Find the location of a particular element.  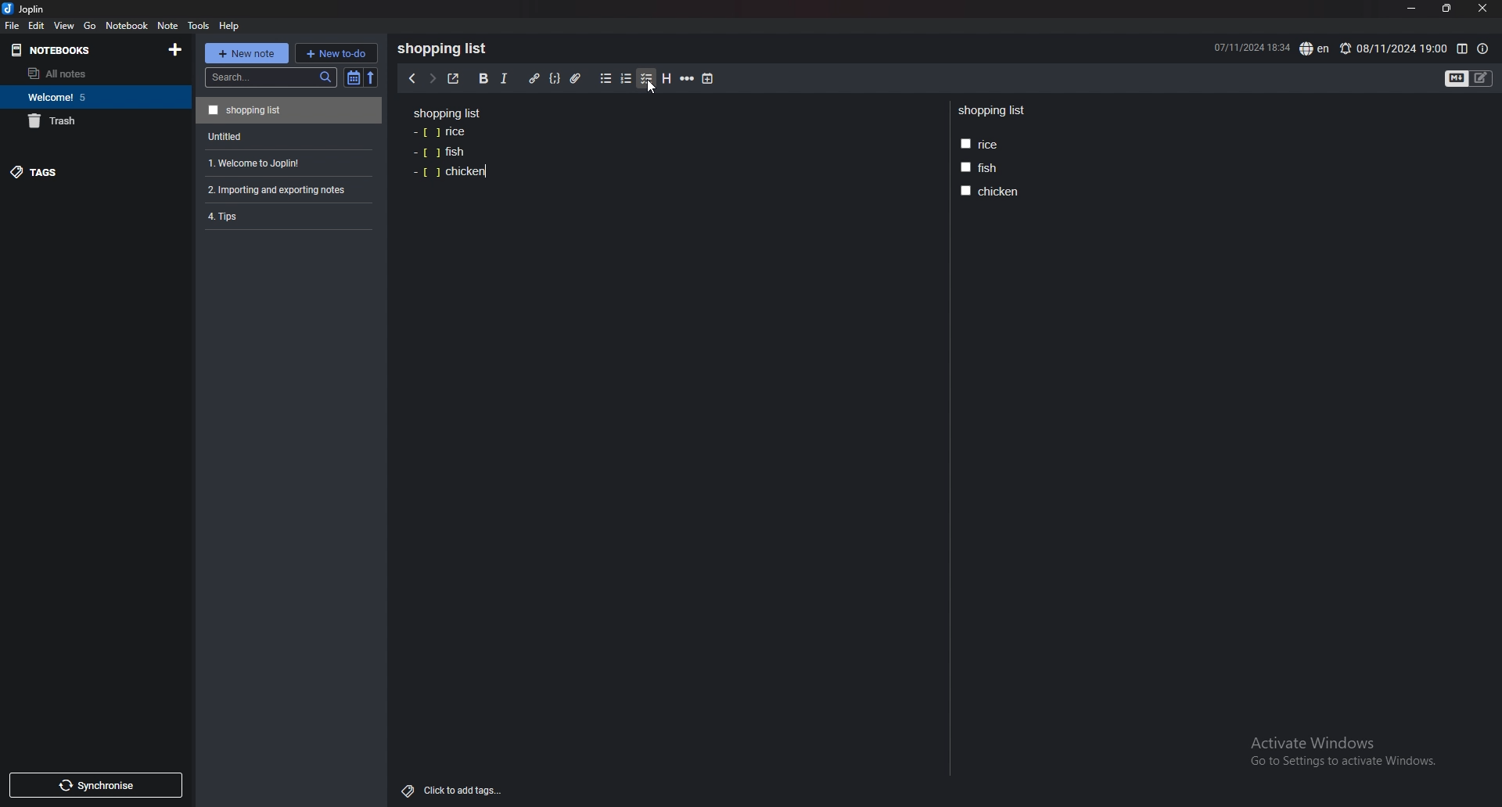

Chicken is located at coordinates (992, 191).